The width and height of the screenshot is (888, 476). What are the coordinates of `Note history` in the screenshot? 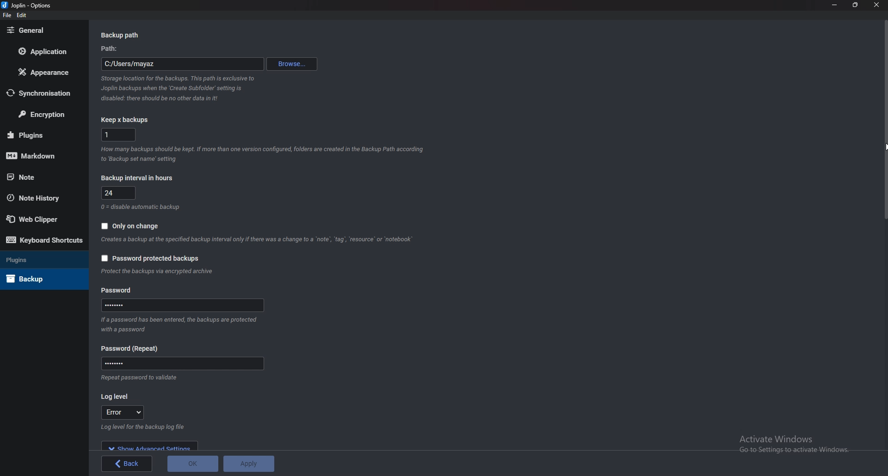 It's located at (40, 197).